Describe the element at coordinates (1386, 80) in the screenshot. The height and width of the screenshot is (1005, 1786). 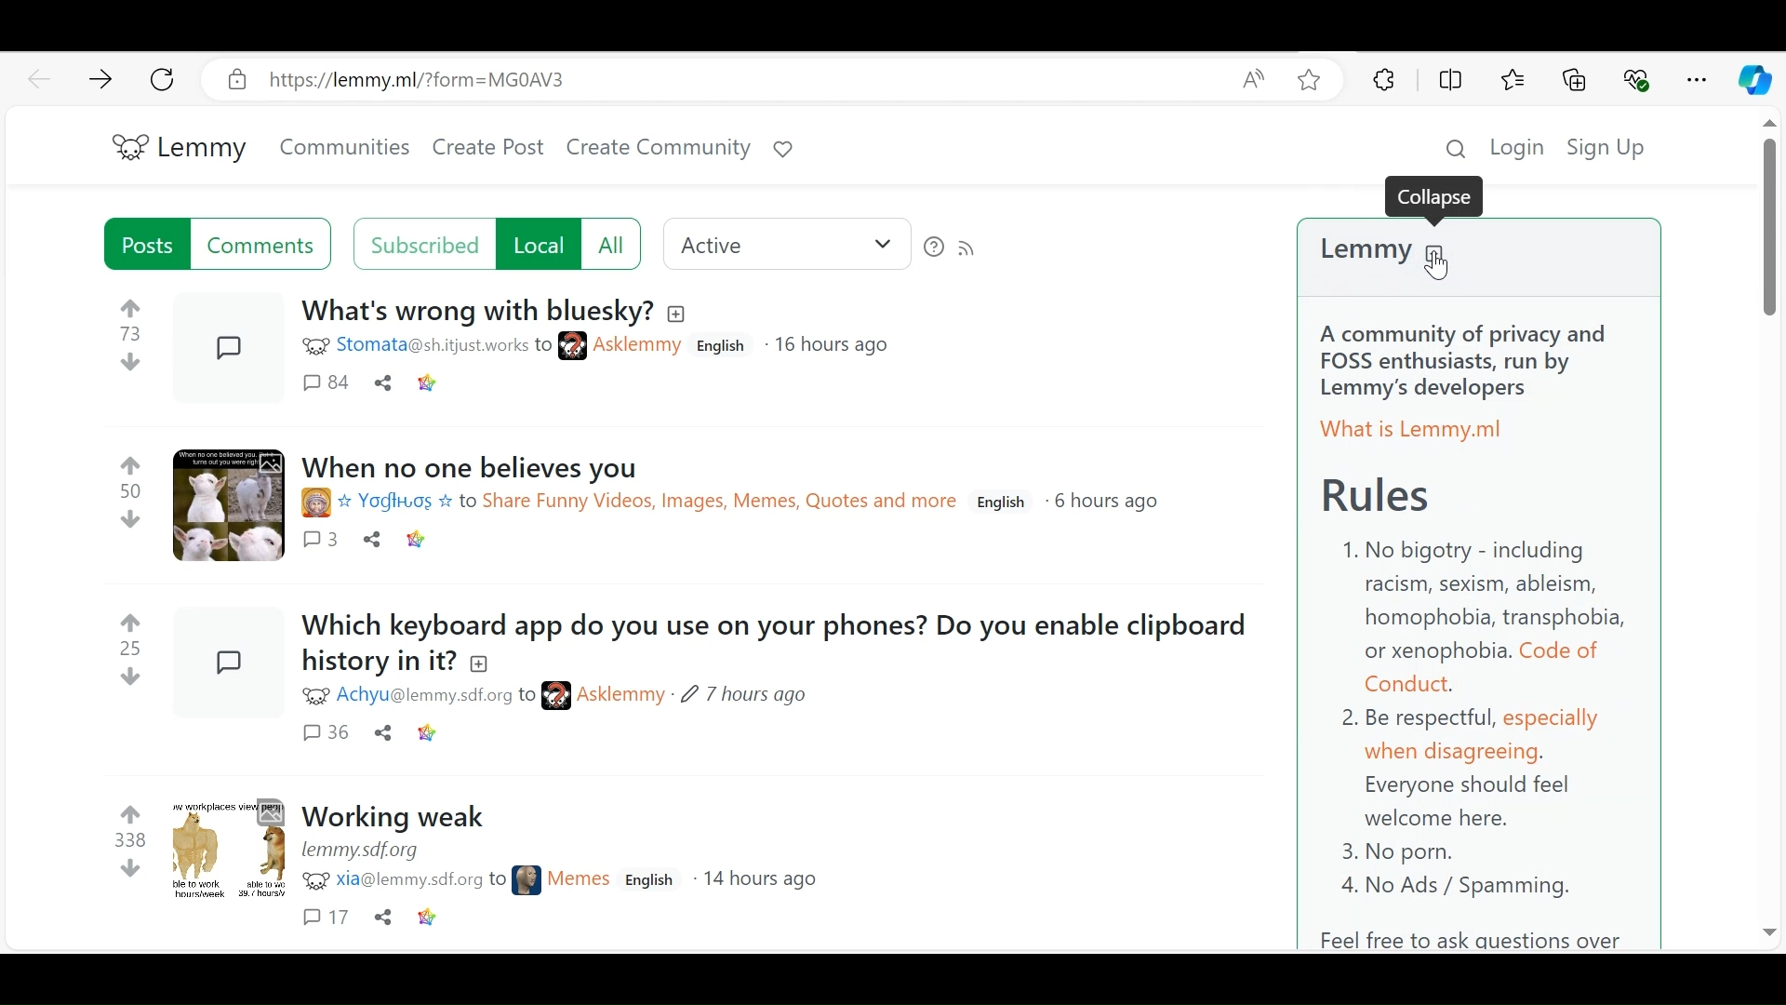
I see `Extensions` at that location.